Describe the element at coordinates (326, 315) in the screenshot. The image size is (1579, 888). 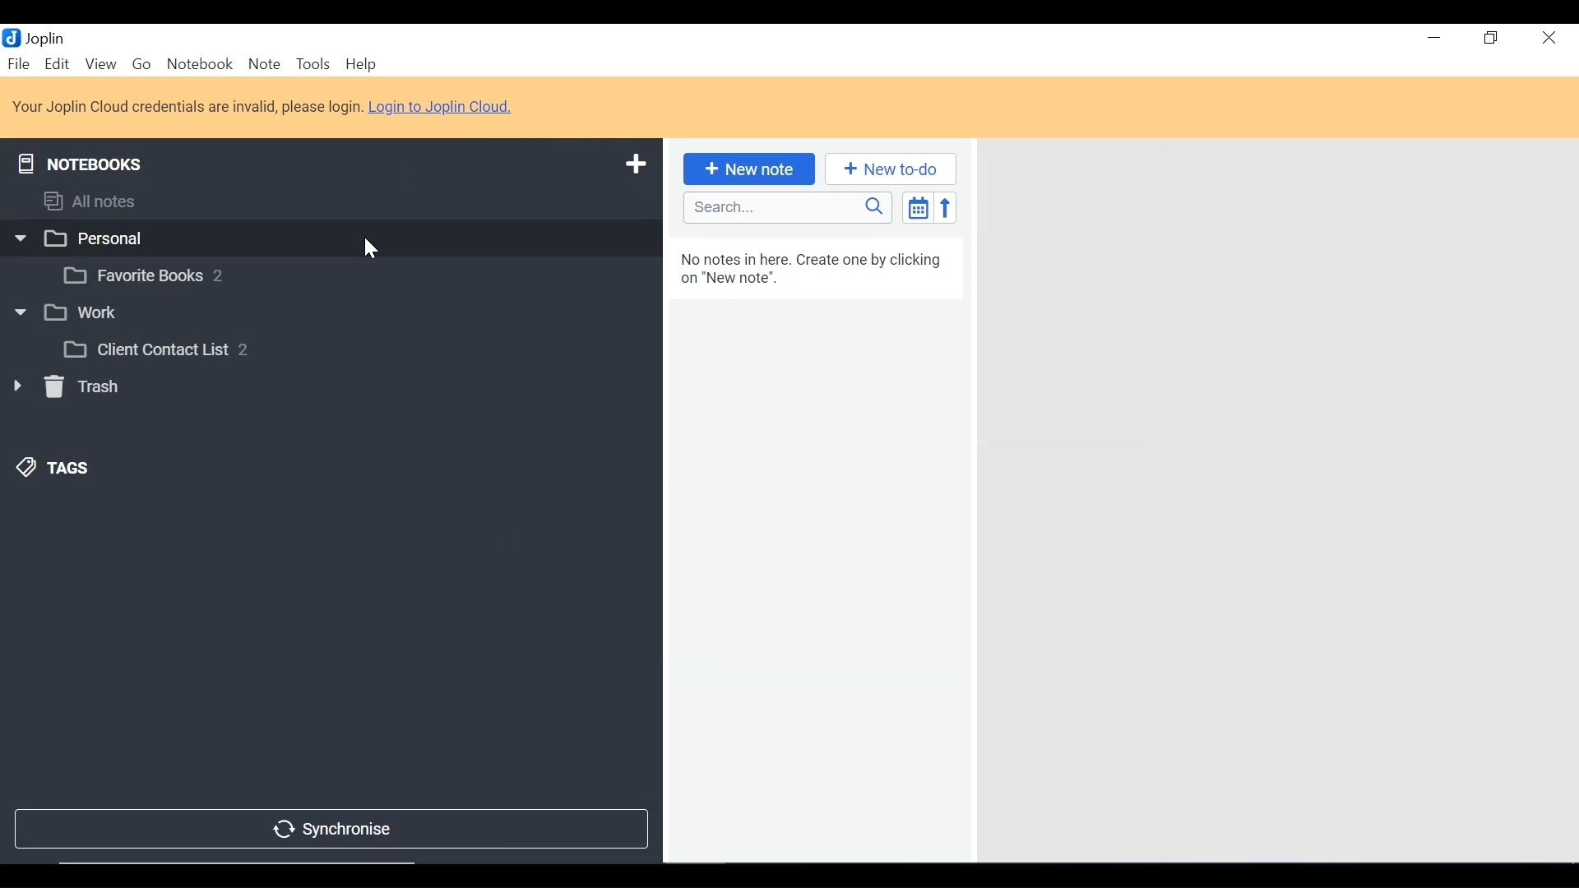
I see `Notebook` at that location.